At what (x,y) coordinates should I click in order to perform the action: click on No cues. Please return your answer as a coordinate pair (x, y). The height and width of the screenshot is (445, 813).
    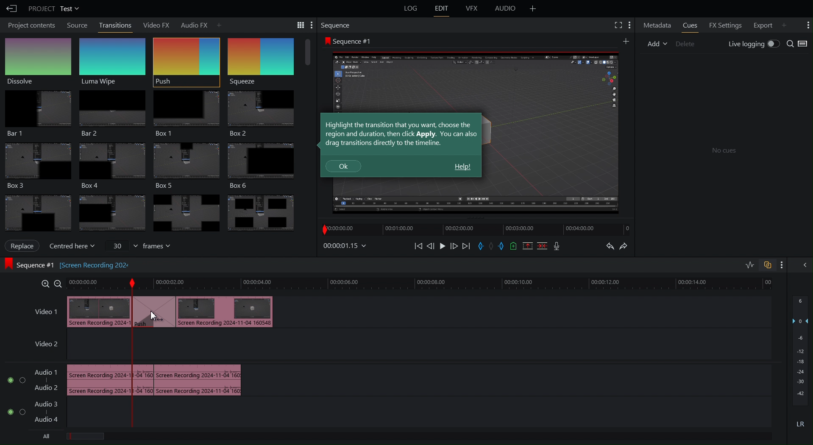
    Looking at the image, I should click on (724, 151).